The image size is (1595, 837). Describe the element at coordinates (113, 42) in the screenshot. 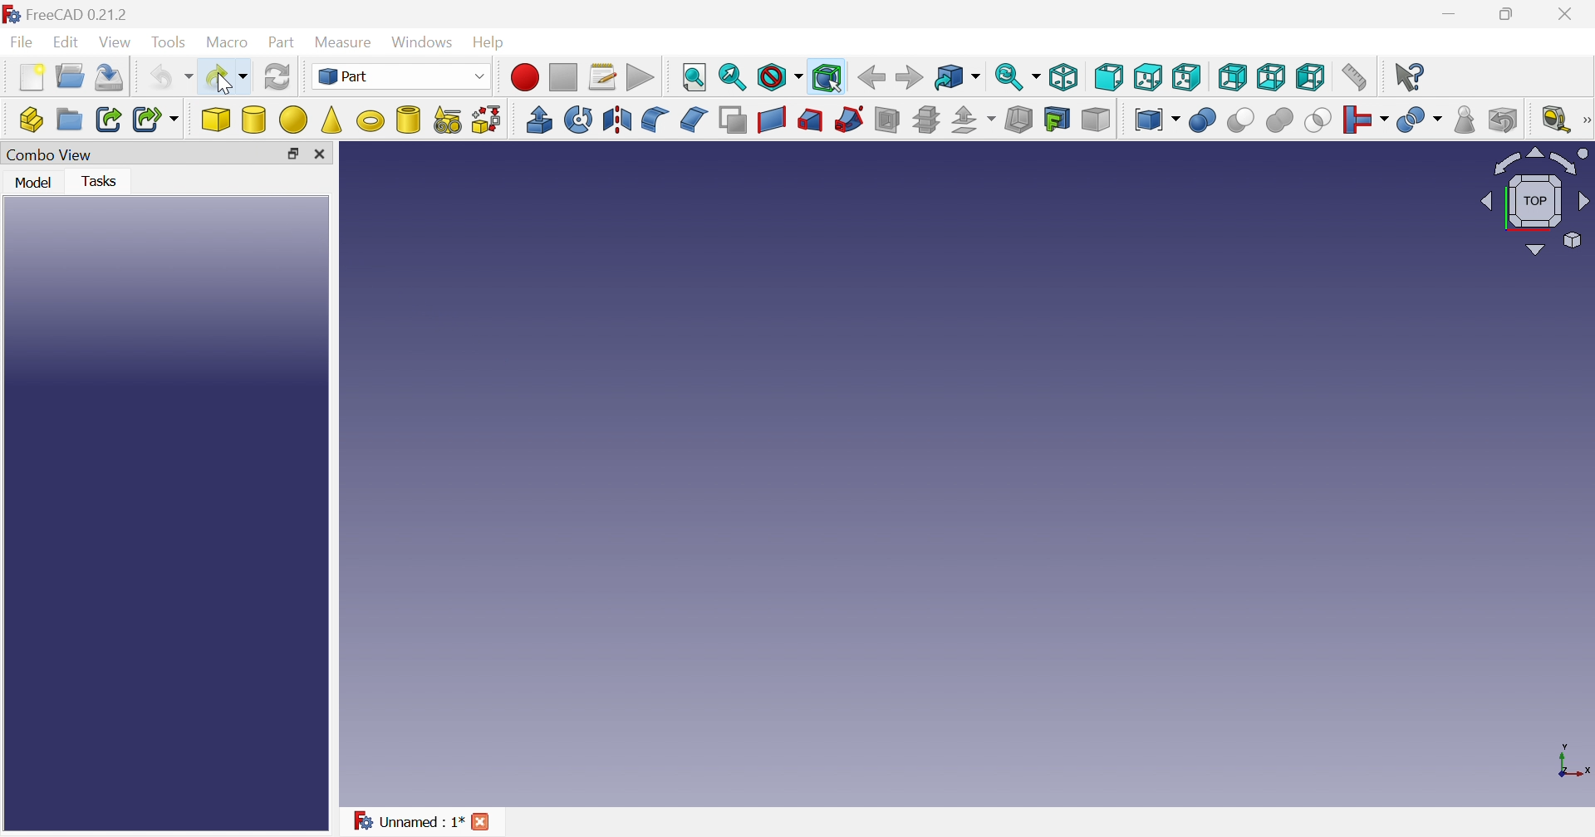

I see `View` at that location.